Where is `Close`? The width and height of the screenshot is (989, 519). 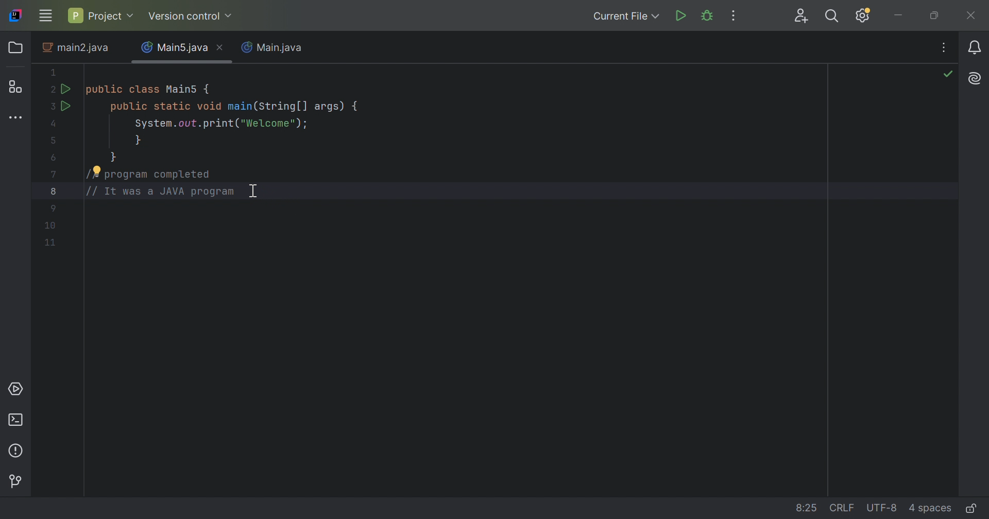
Close is located at coordinates (223, 48).